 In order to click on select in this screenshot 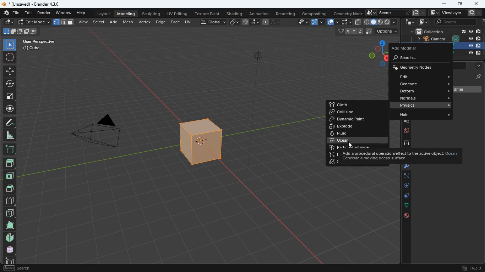, I will do `click(346, 22)`.